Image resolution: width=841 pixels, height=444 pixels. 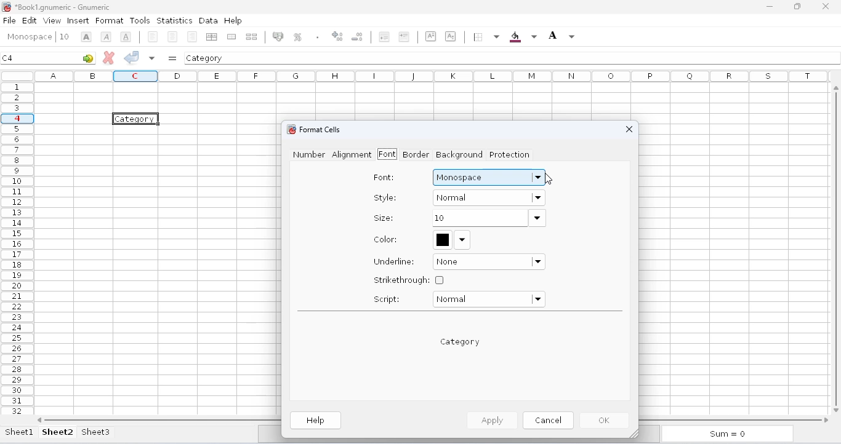 I want to click on title, so click(x=63, y=7).